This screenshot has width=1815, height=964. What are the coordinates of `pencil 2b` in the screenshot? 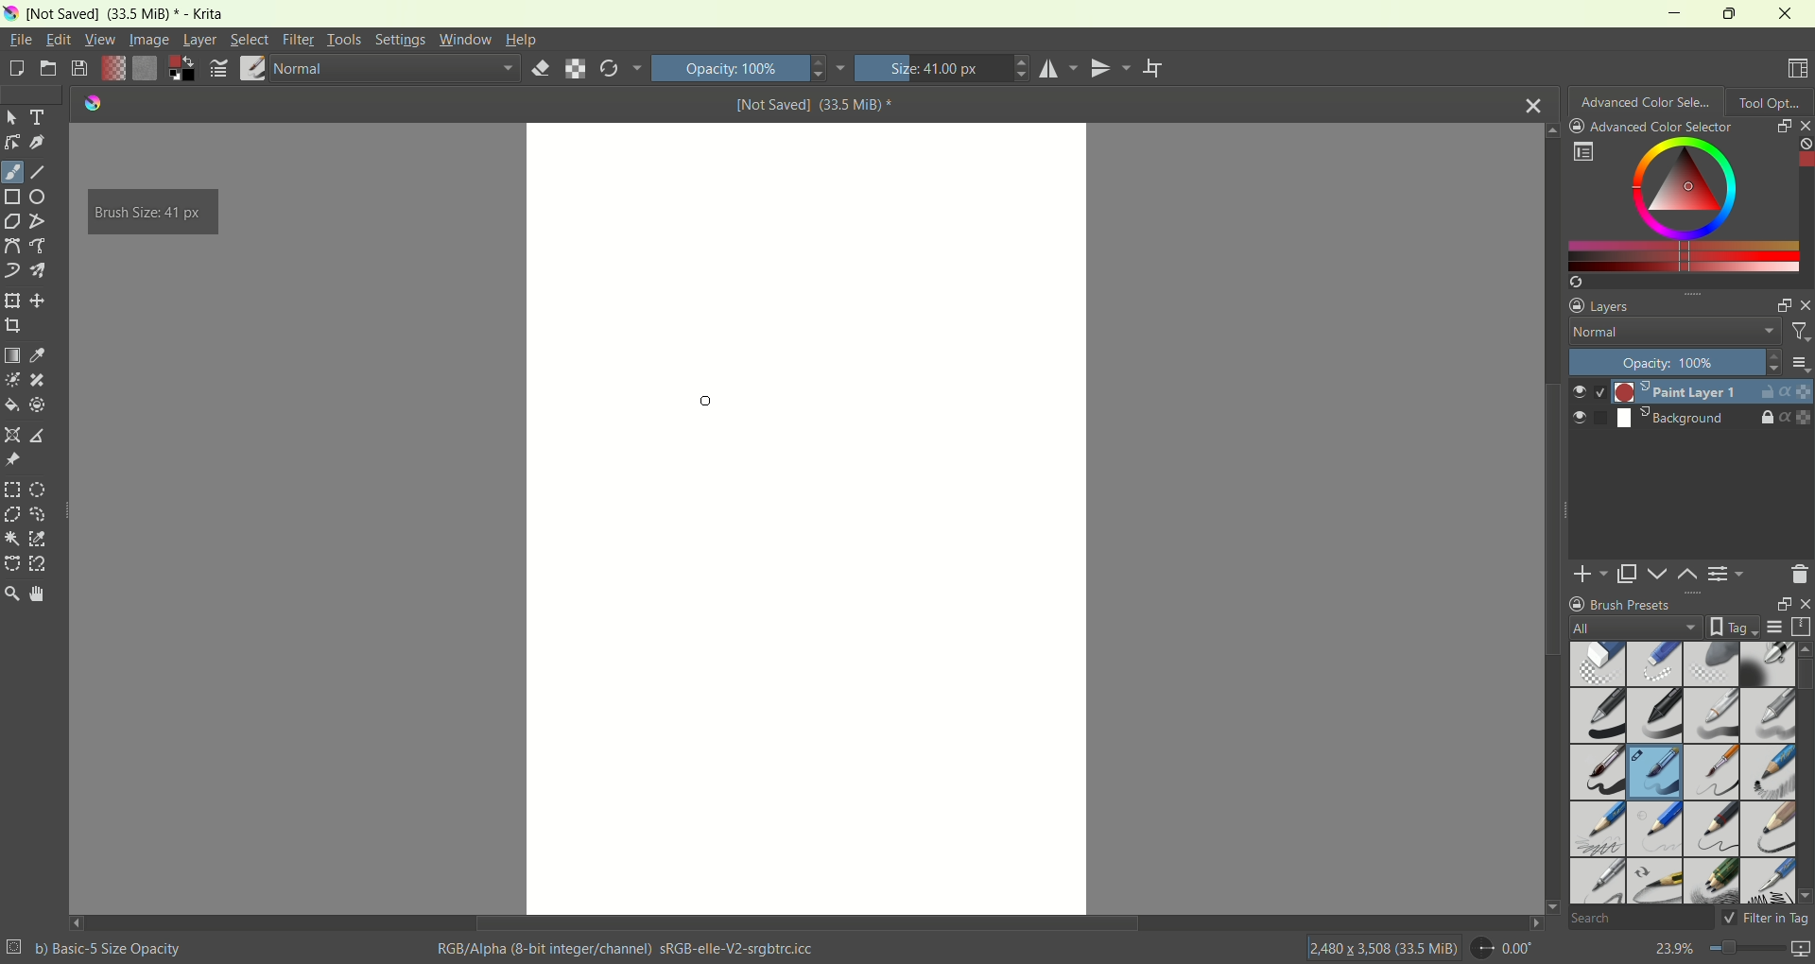 It's located at (1595, 831).